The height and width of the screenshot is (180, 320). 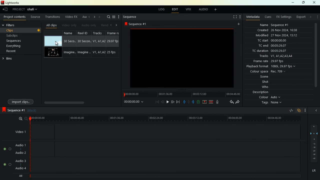 What do you see at coordinates (75, 102) in the screenshot?
I see `scroll bar` at bounding box center [75, 102].